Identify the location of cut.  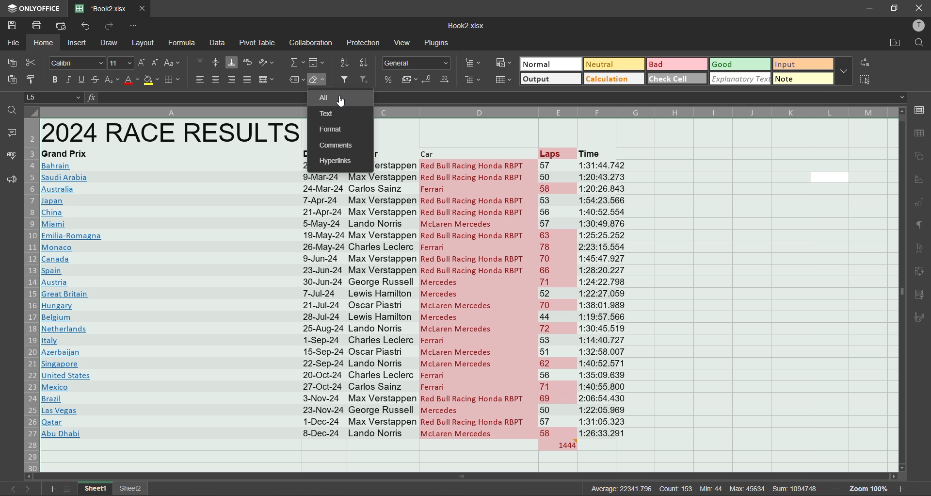
(31, 61).